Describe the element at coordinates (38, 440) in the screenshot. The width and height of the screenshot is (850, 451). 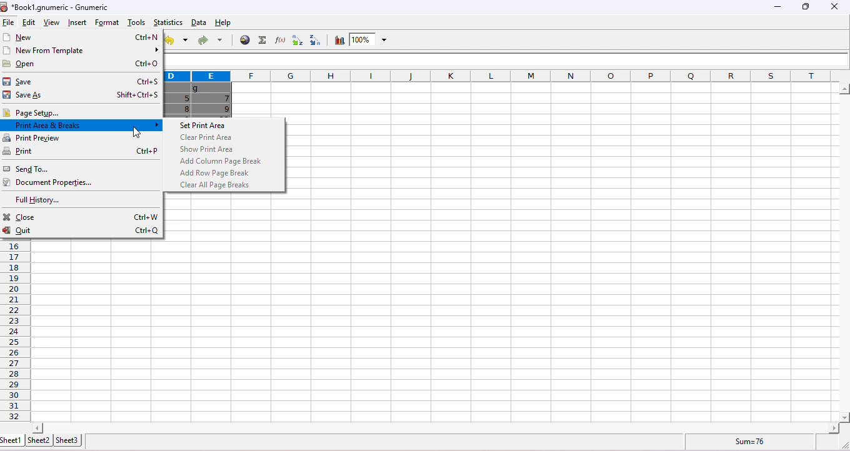
I see `sheet2` at that location.